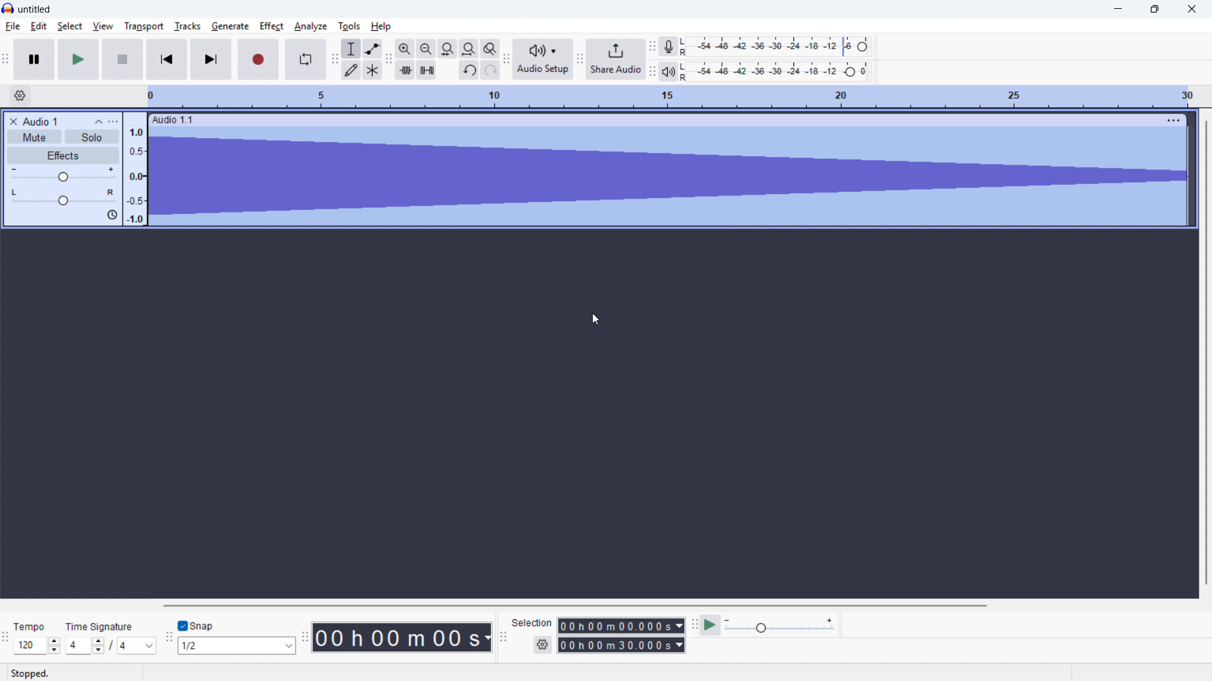  Describe the element at coordinates (40, 121) in the screenshot. I see `Audio 1` at that location.